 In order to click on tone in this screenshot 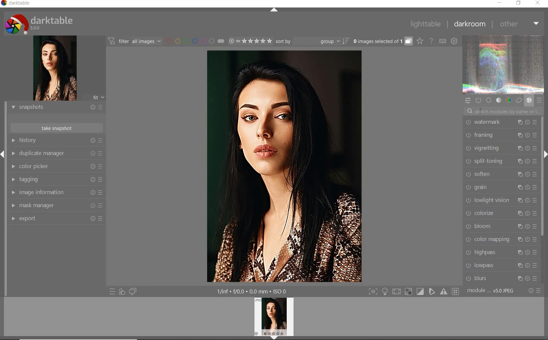, I will do `click(499, 101)`.